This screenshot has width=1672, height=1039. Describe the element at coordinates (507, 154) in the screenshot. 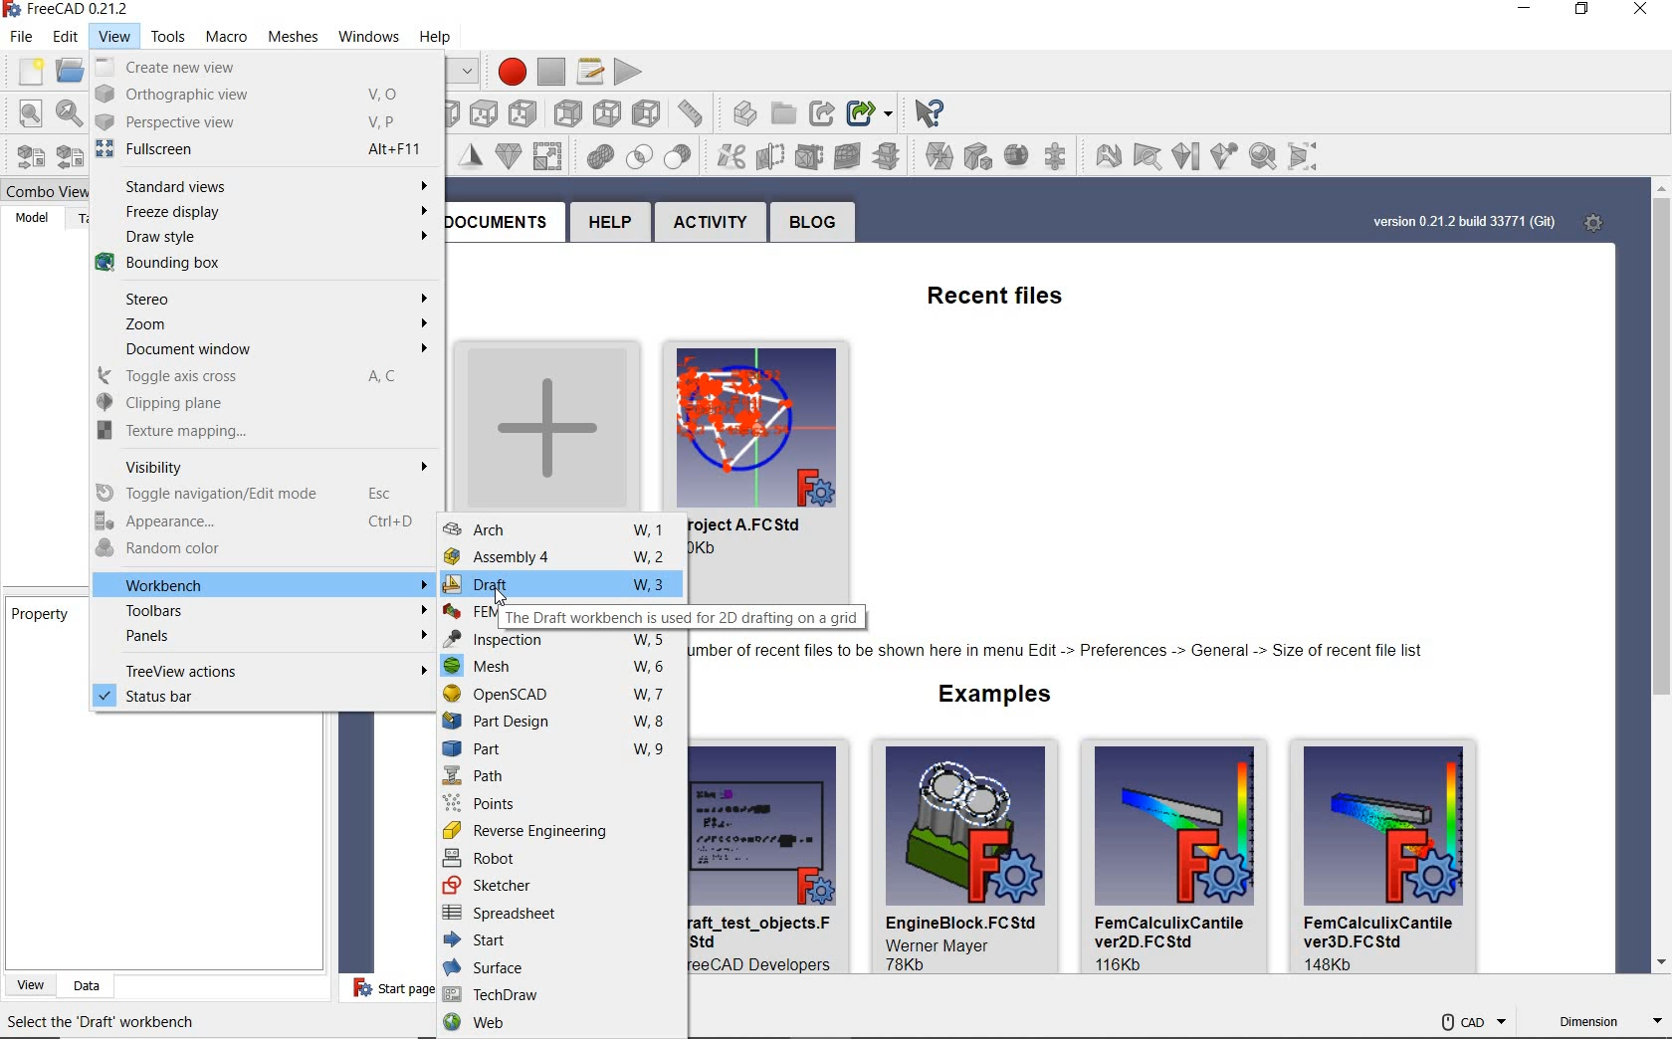

I see `scale` at that location.